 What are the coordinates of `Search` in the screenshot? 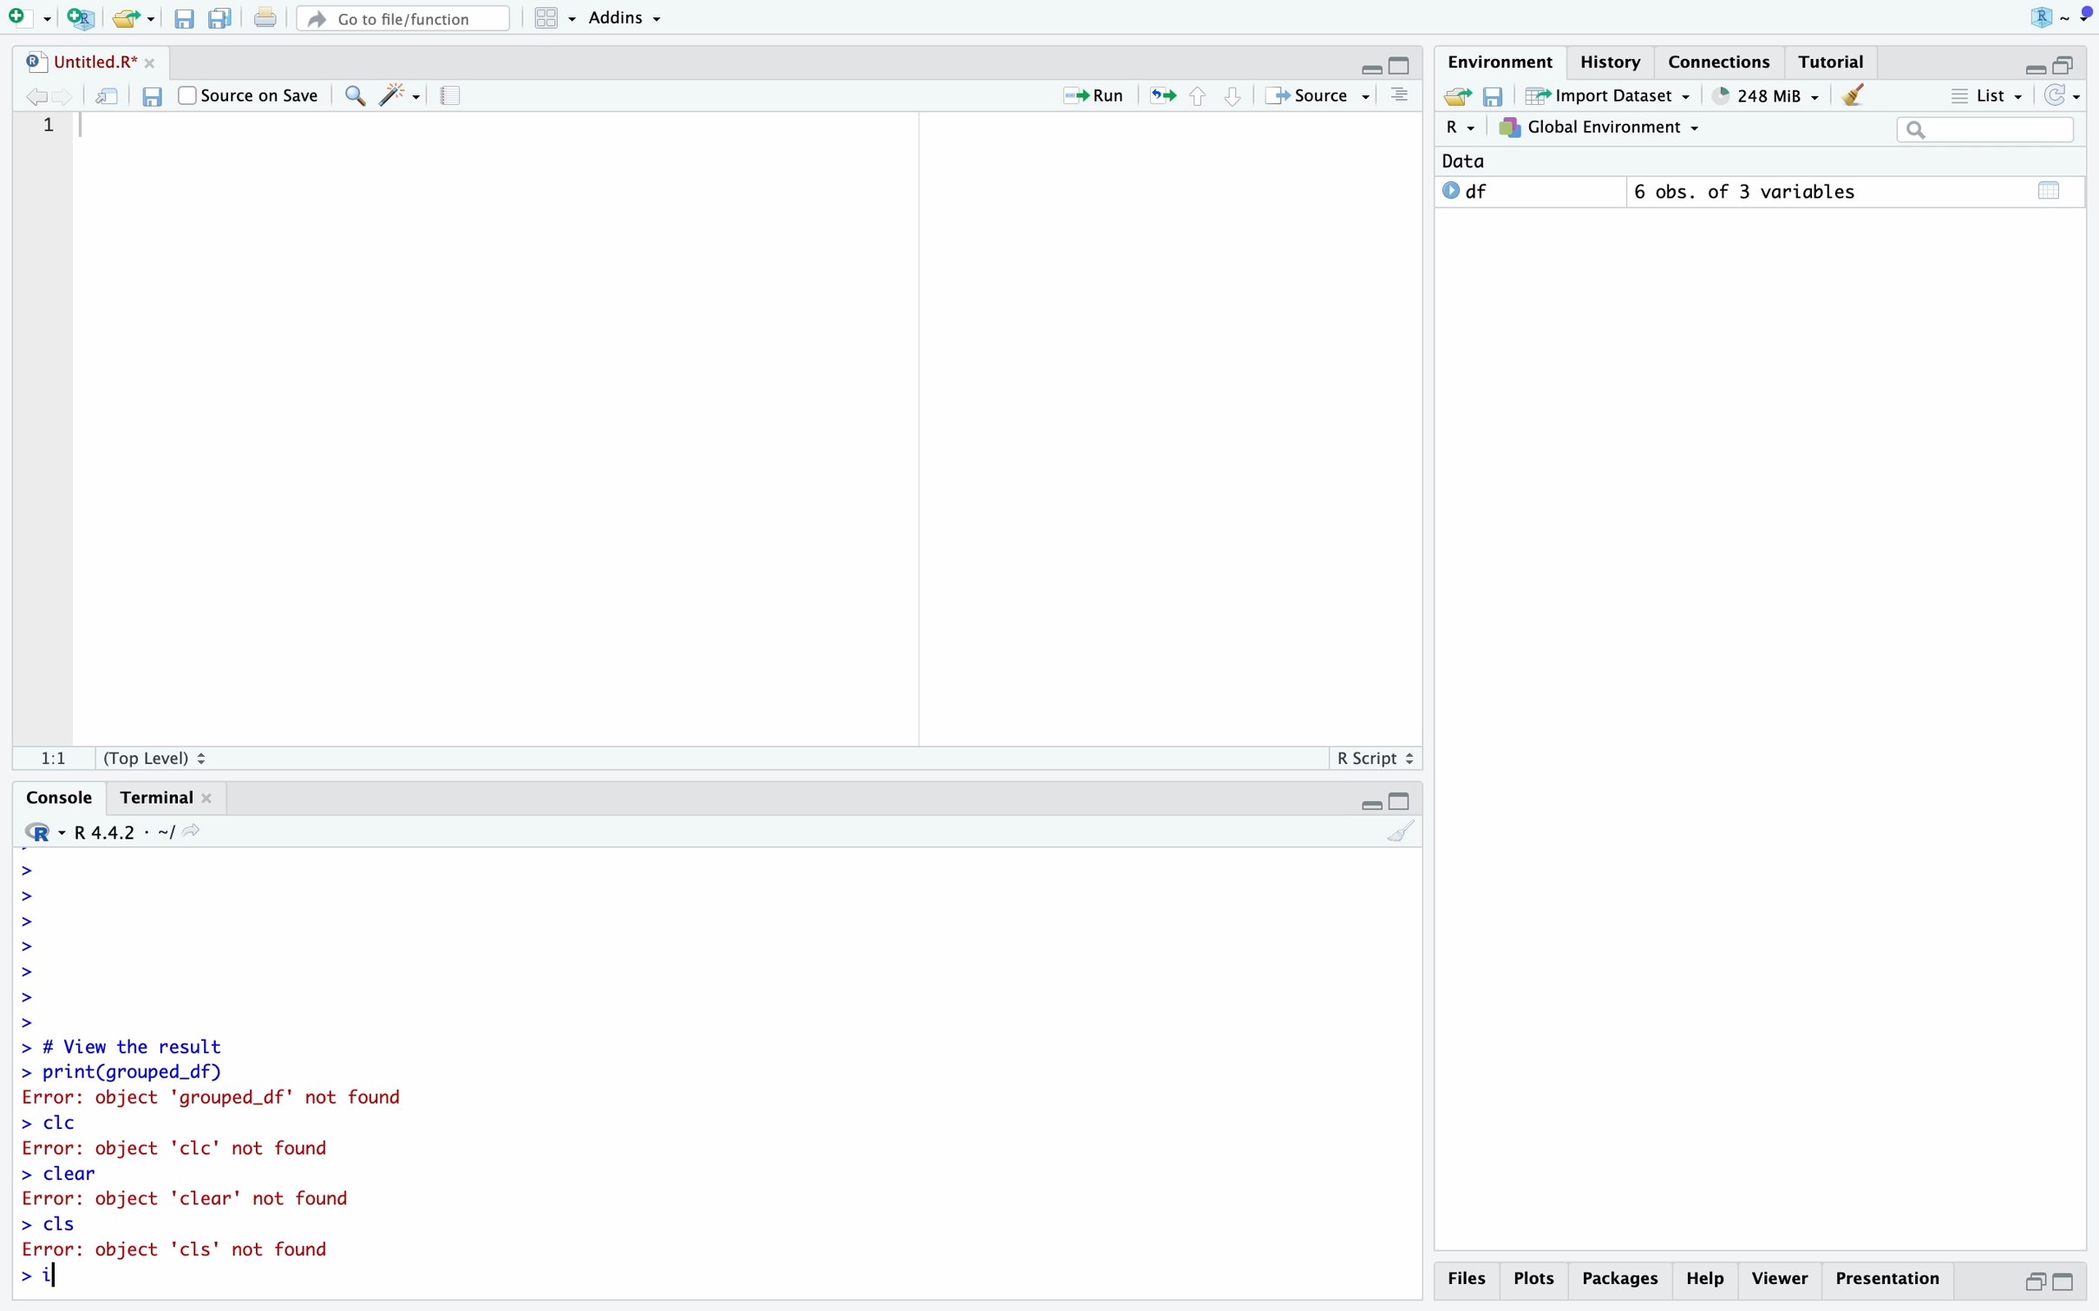 It's located at (1989, 130).